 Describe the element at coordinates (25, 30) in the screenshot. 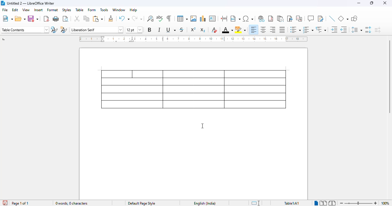

I see `set paragraph style` at that location.